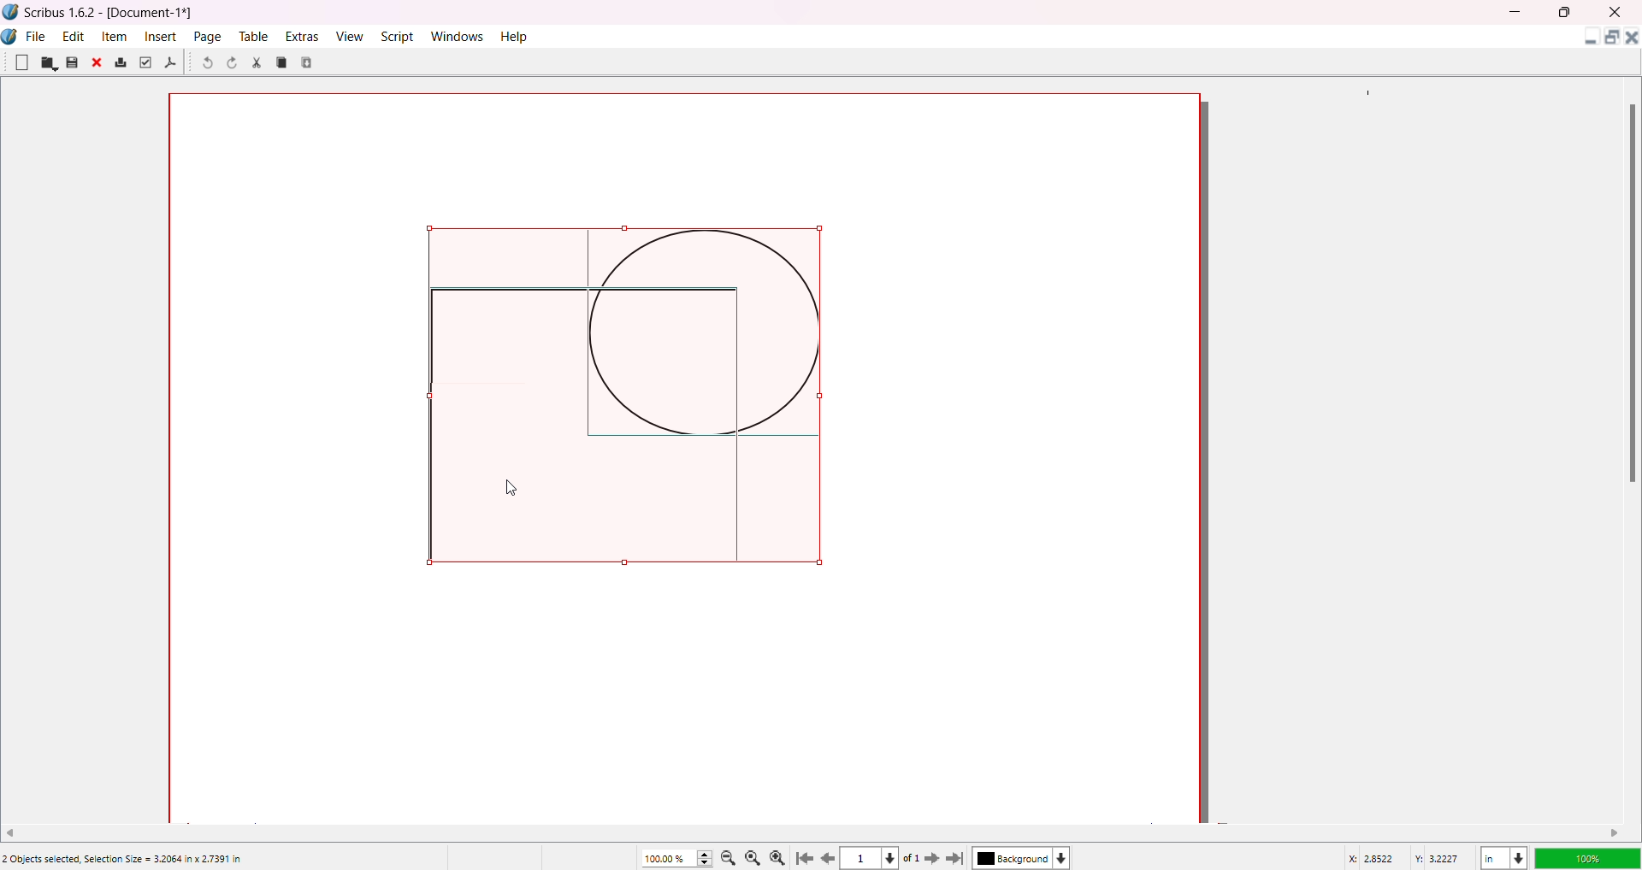  Describe the element at coordinates (1025, 858) in the screenshot. I see `Background color` at that location.